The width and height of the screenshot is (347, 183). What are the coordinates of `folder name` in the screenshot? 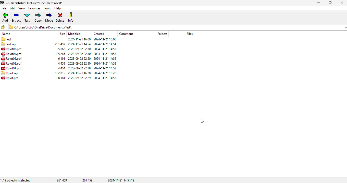 It's located at (34, 3).